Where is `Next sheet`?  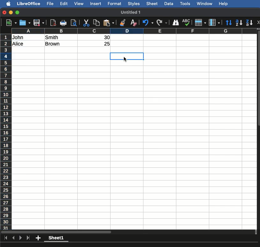
Next sheet is located at coordinates (21, 237).